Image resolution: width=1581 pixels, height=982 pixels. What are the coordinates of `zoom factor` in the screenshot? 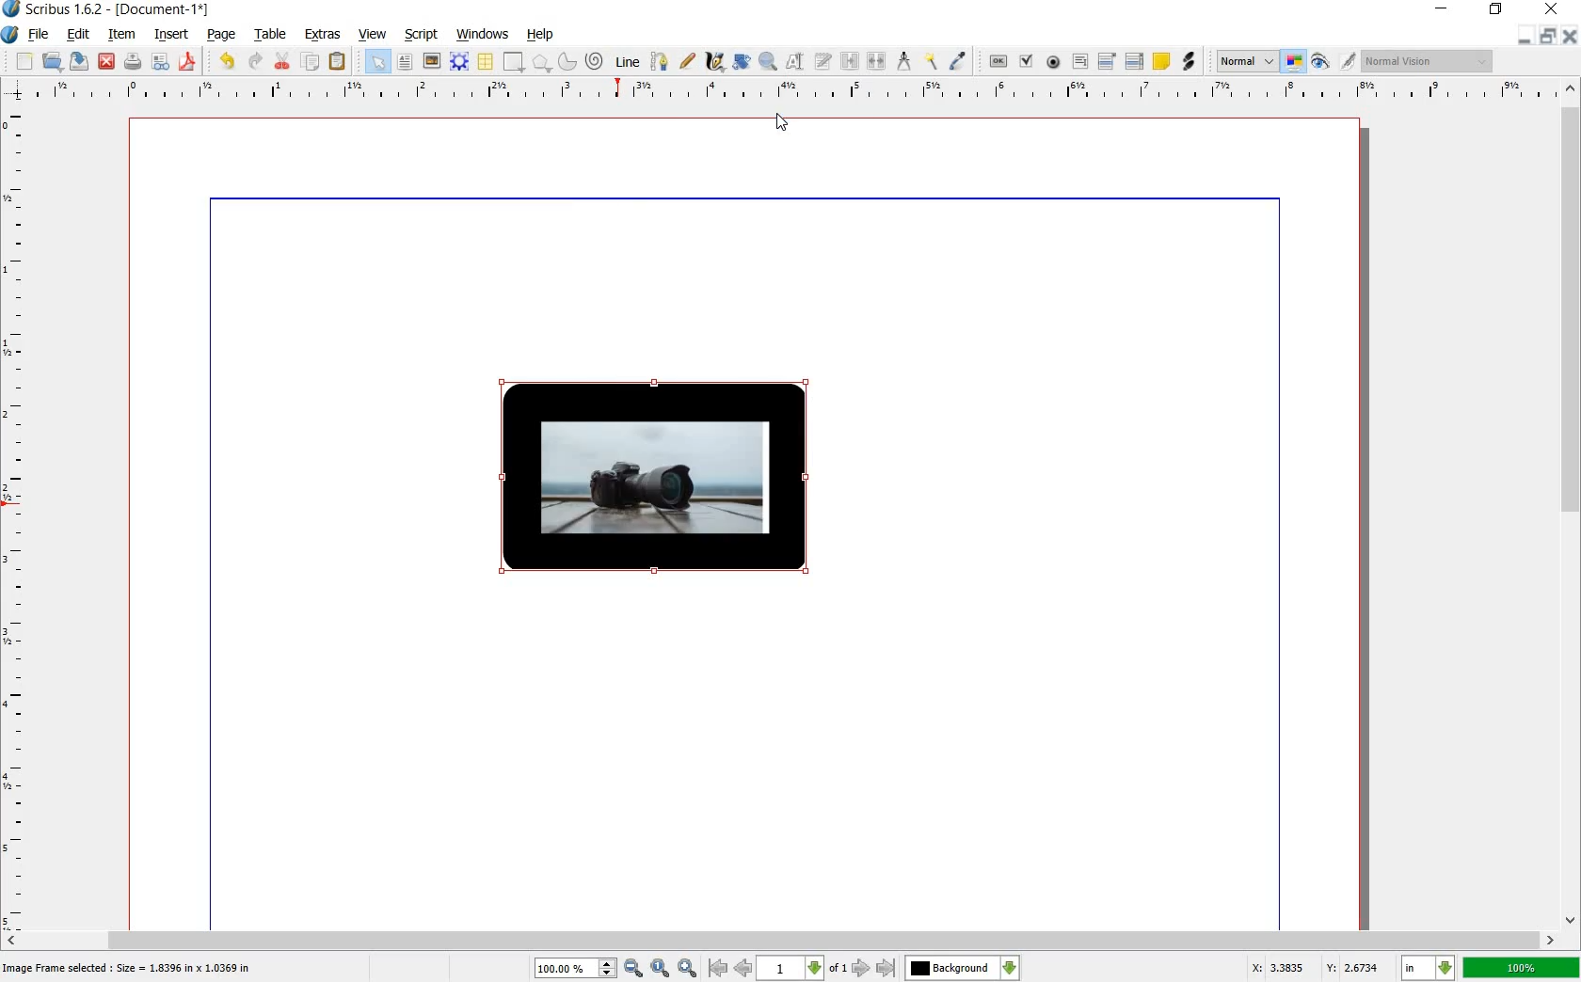 It's located at (1522, 969).